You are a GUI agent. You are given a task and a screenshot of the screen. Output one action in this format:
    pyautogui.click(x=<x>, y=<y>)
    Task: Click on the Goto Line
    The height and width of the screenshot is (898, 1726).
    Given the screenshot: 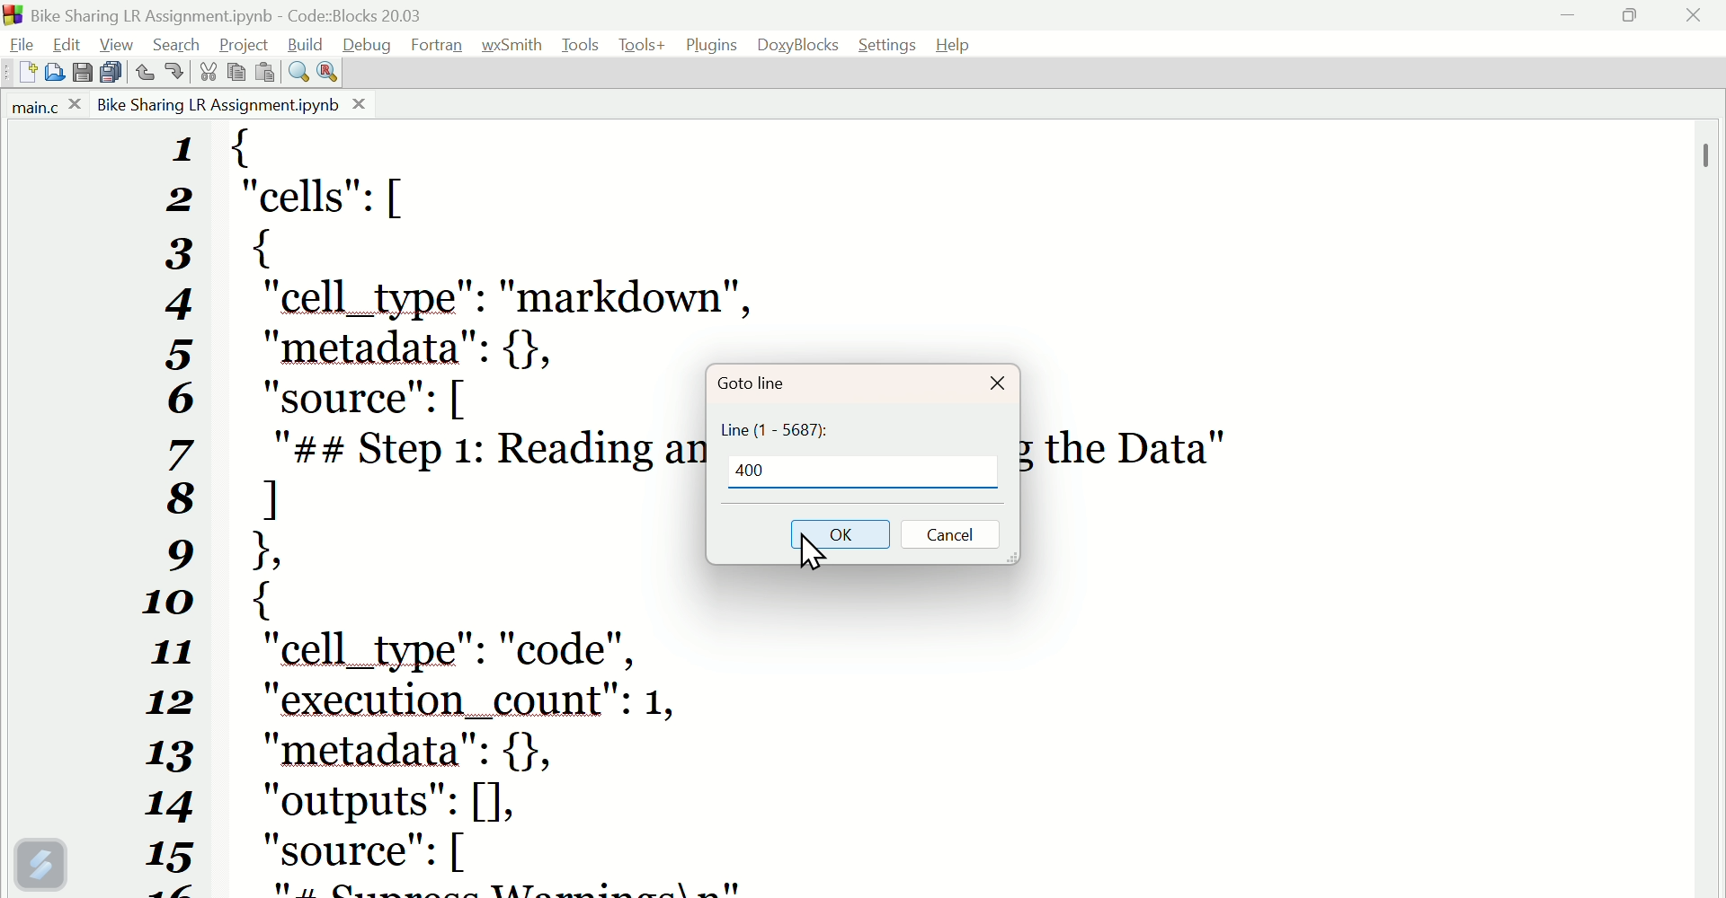 What is the action you would take?
    pyautogui.click(x=747, y=379)
    